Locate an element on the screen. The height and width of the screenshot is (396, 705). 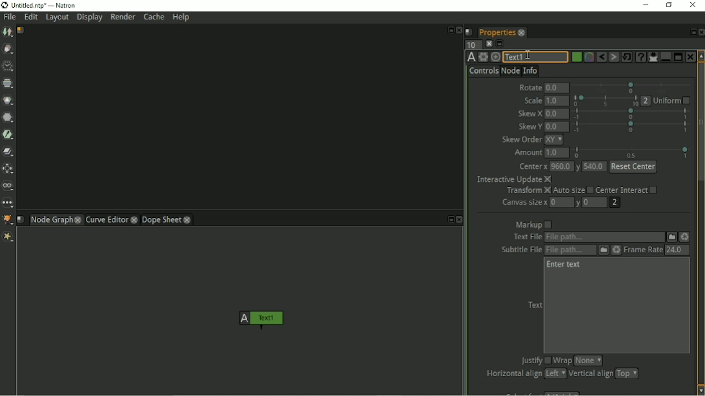
Close is located at coordinates (692, 5).